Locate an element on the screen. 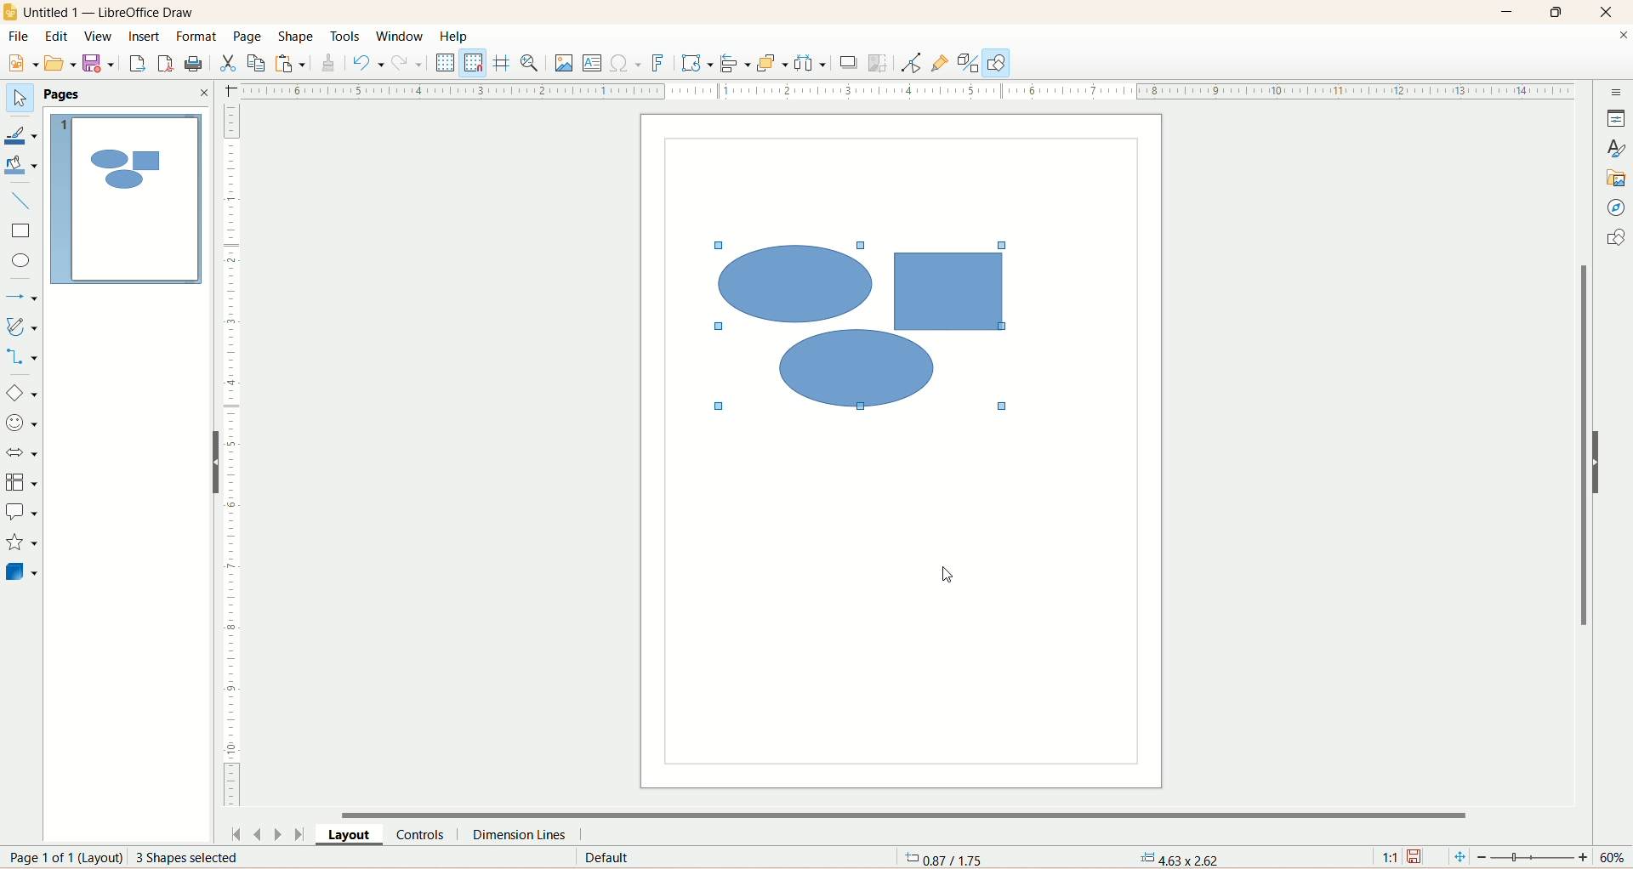 Image resolution: width=1633 pixels, height=869 pixels. sidebar settings is located at coordinates (1614, 93).